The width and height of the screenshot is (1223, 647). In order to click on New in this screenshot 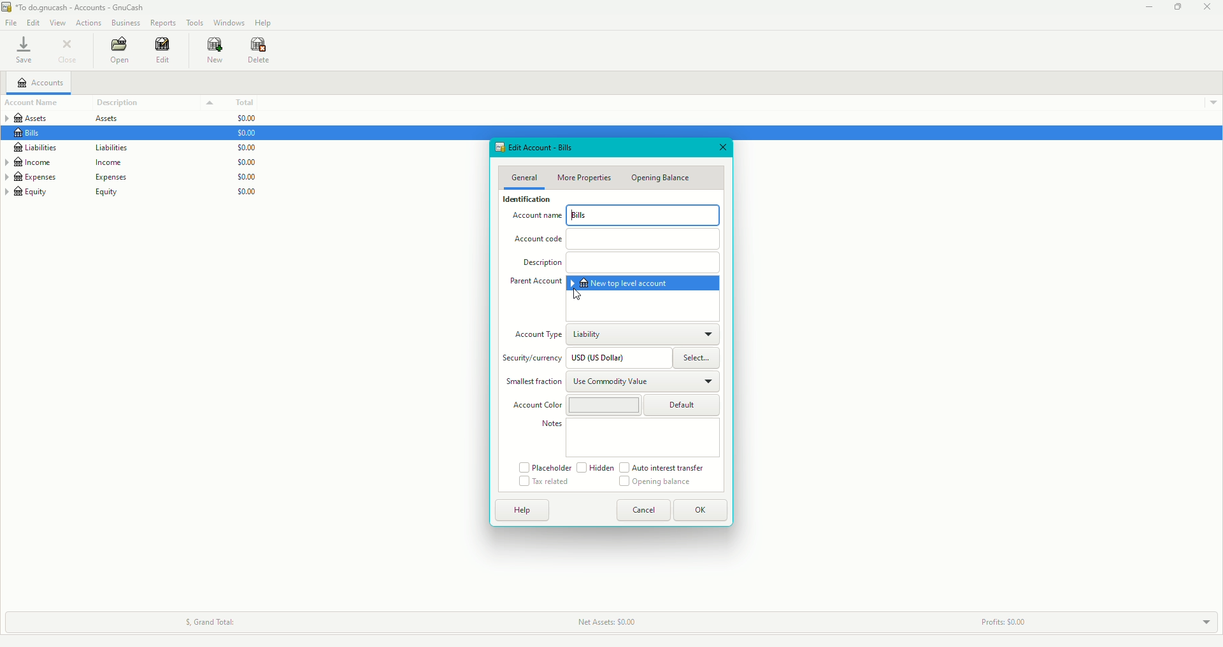, I will do `click(215, 51)`.